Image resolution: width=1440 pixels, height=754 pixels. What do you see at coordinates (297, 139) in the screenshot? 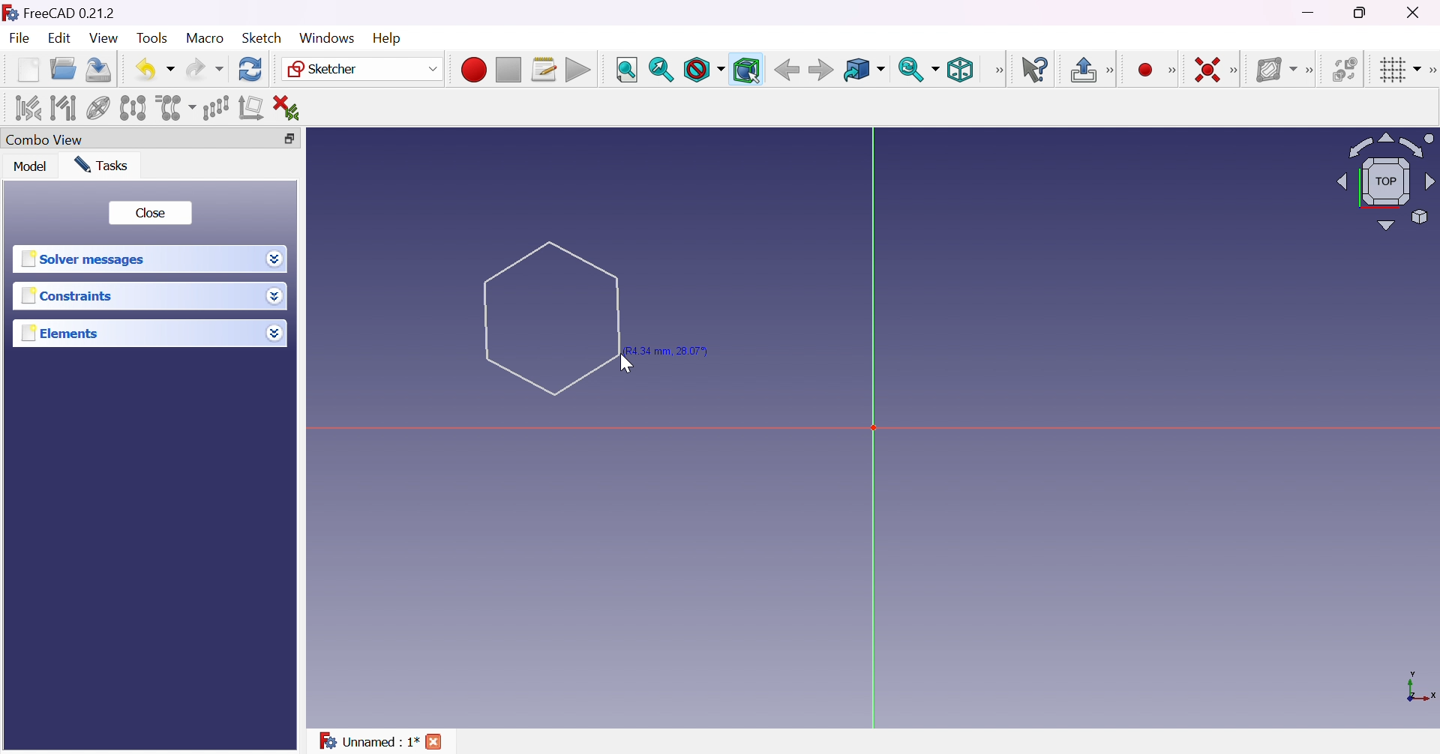
I see `Restore down` at bounding box center [297, 139].